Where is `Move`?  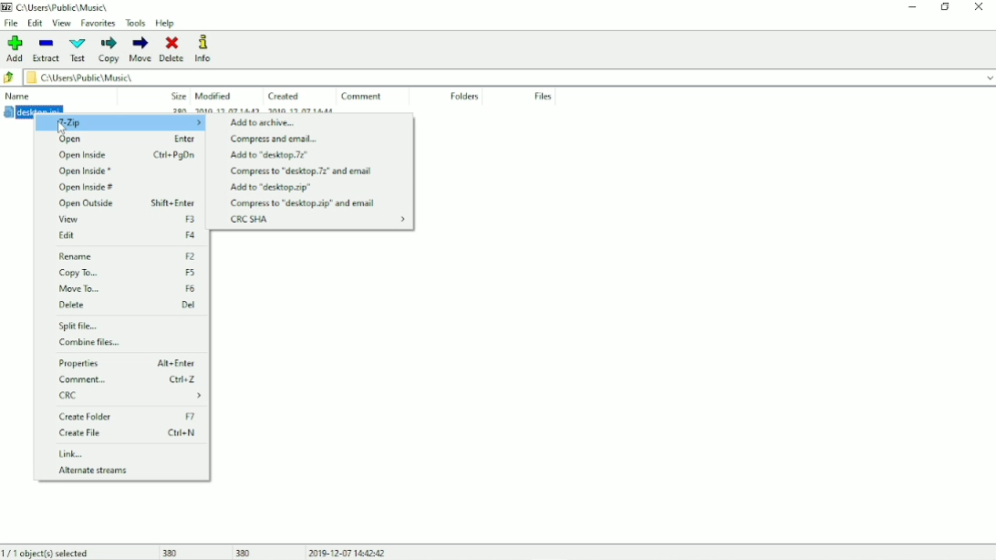
Move is located at coordinates (141, 49).